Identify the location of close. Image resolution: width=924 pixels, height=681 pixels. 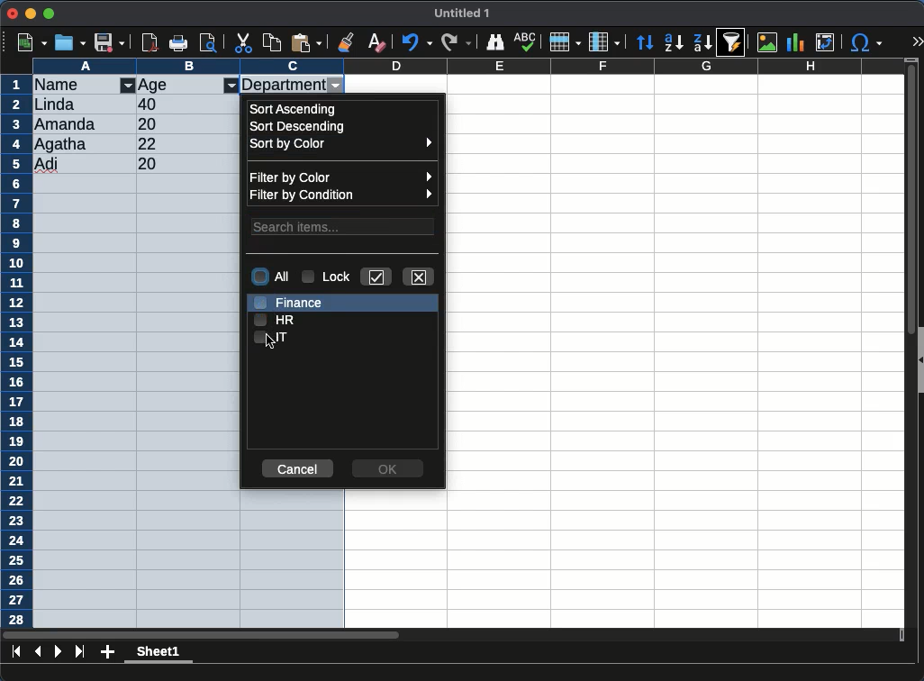
(420, 276).